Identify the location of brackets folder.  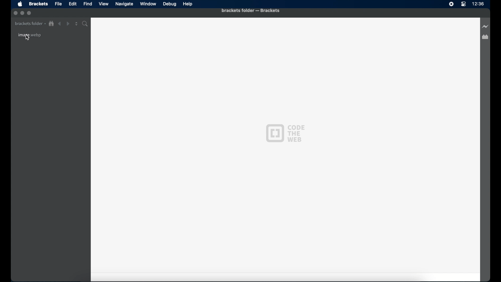
(30, 24).